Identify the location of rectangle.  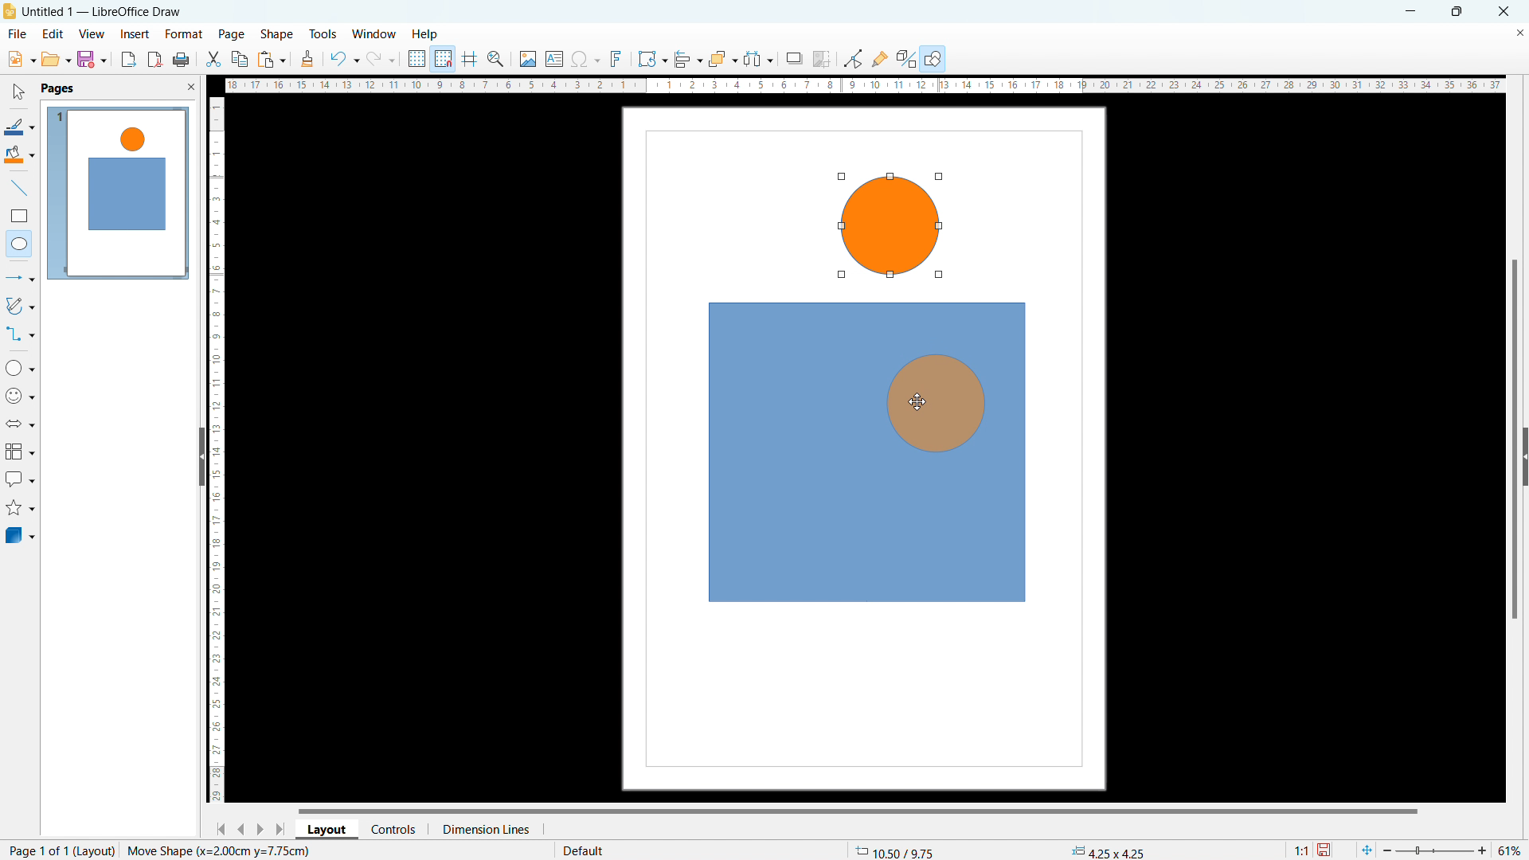
(19, 216).